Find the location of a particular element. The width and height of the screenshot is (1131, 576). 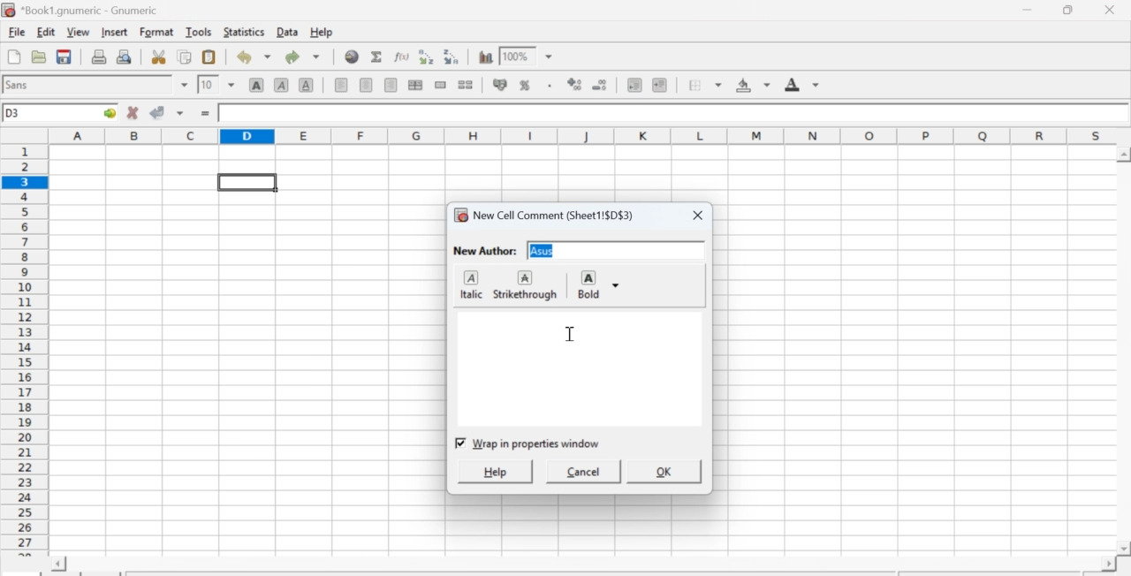

ok is located at coordinates (666, 472).